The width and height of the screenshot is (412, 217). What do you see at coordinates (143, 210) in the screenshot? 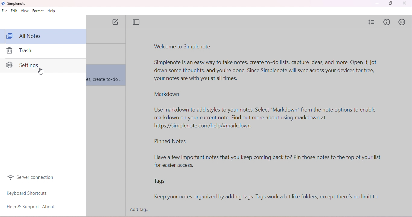
I see `add tag` at bounding box center [143, 210].